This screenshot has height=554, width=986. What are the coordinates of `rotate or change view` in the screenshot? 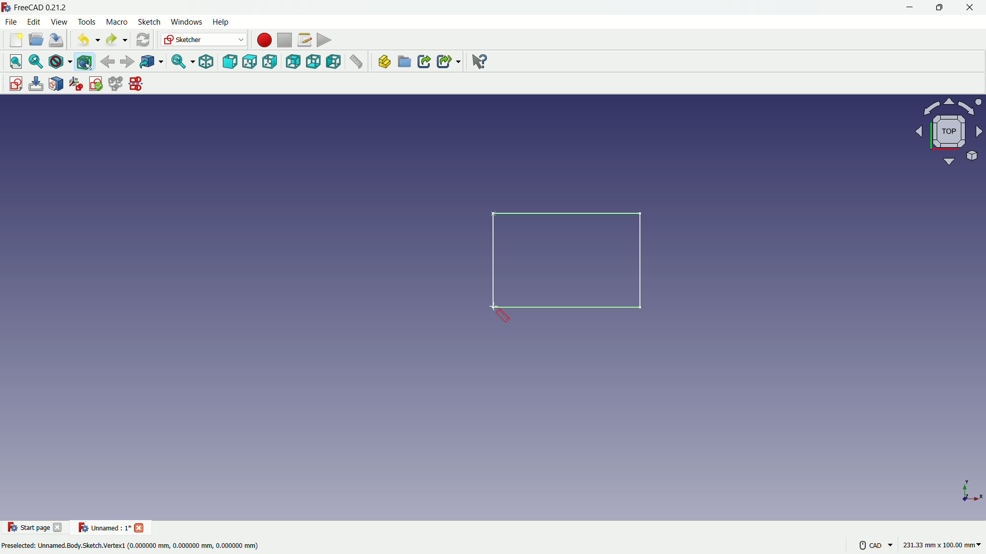 It's located at (950, 132).